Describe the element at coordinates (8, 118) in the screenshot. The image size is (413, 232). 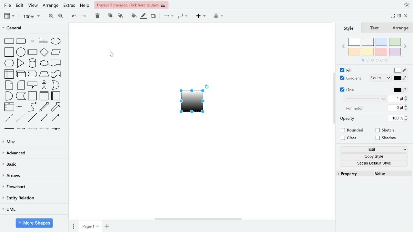
I see `general shapes` at that location.